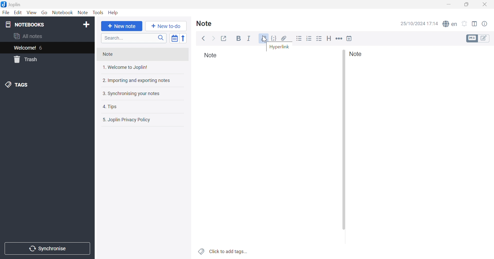 The width and height of the screenshot is (494, 259). I want to click on All notes, so click(47, 37).